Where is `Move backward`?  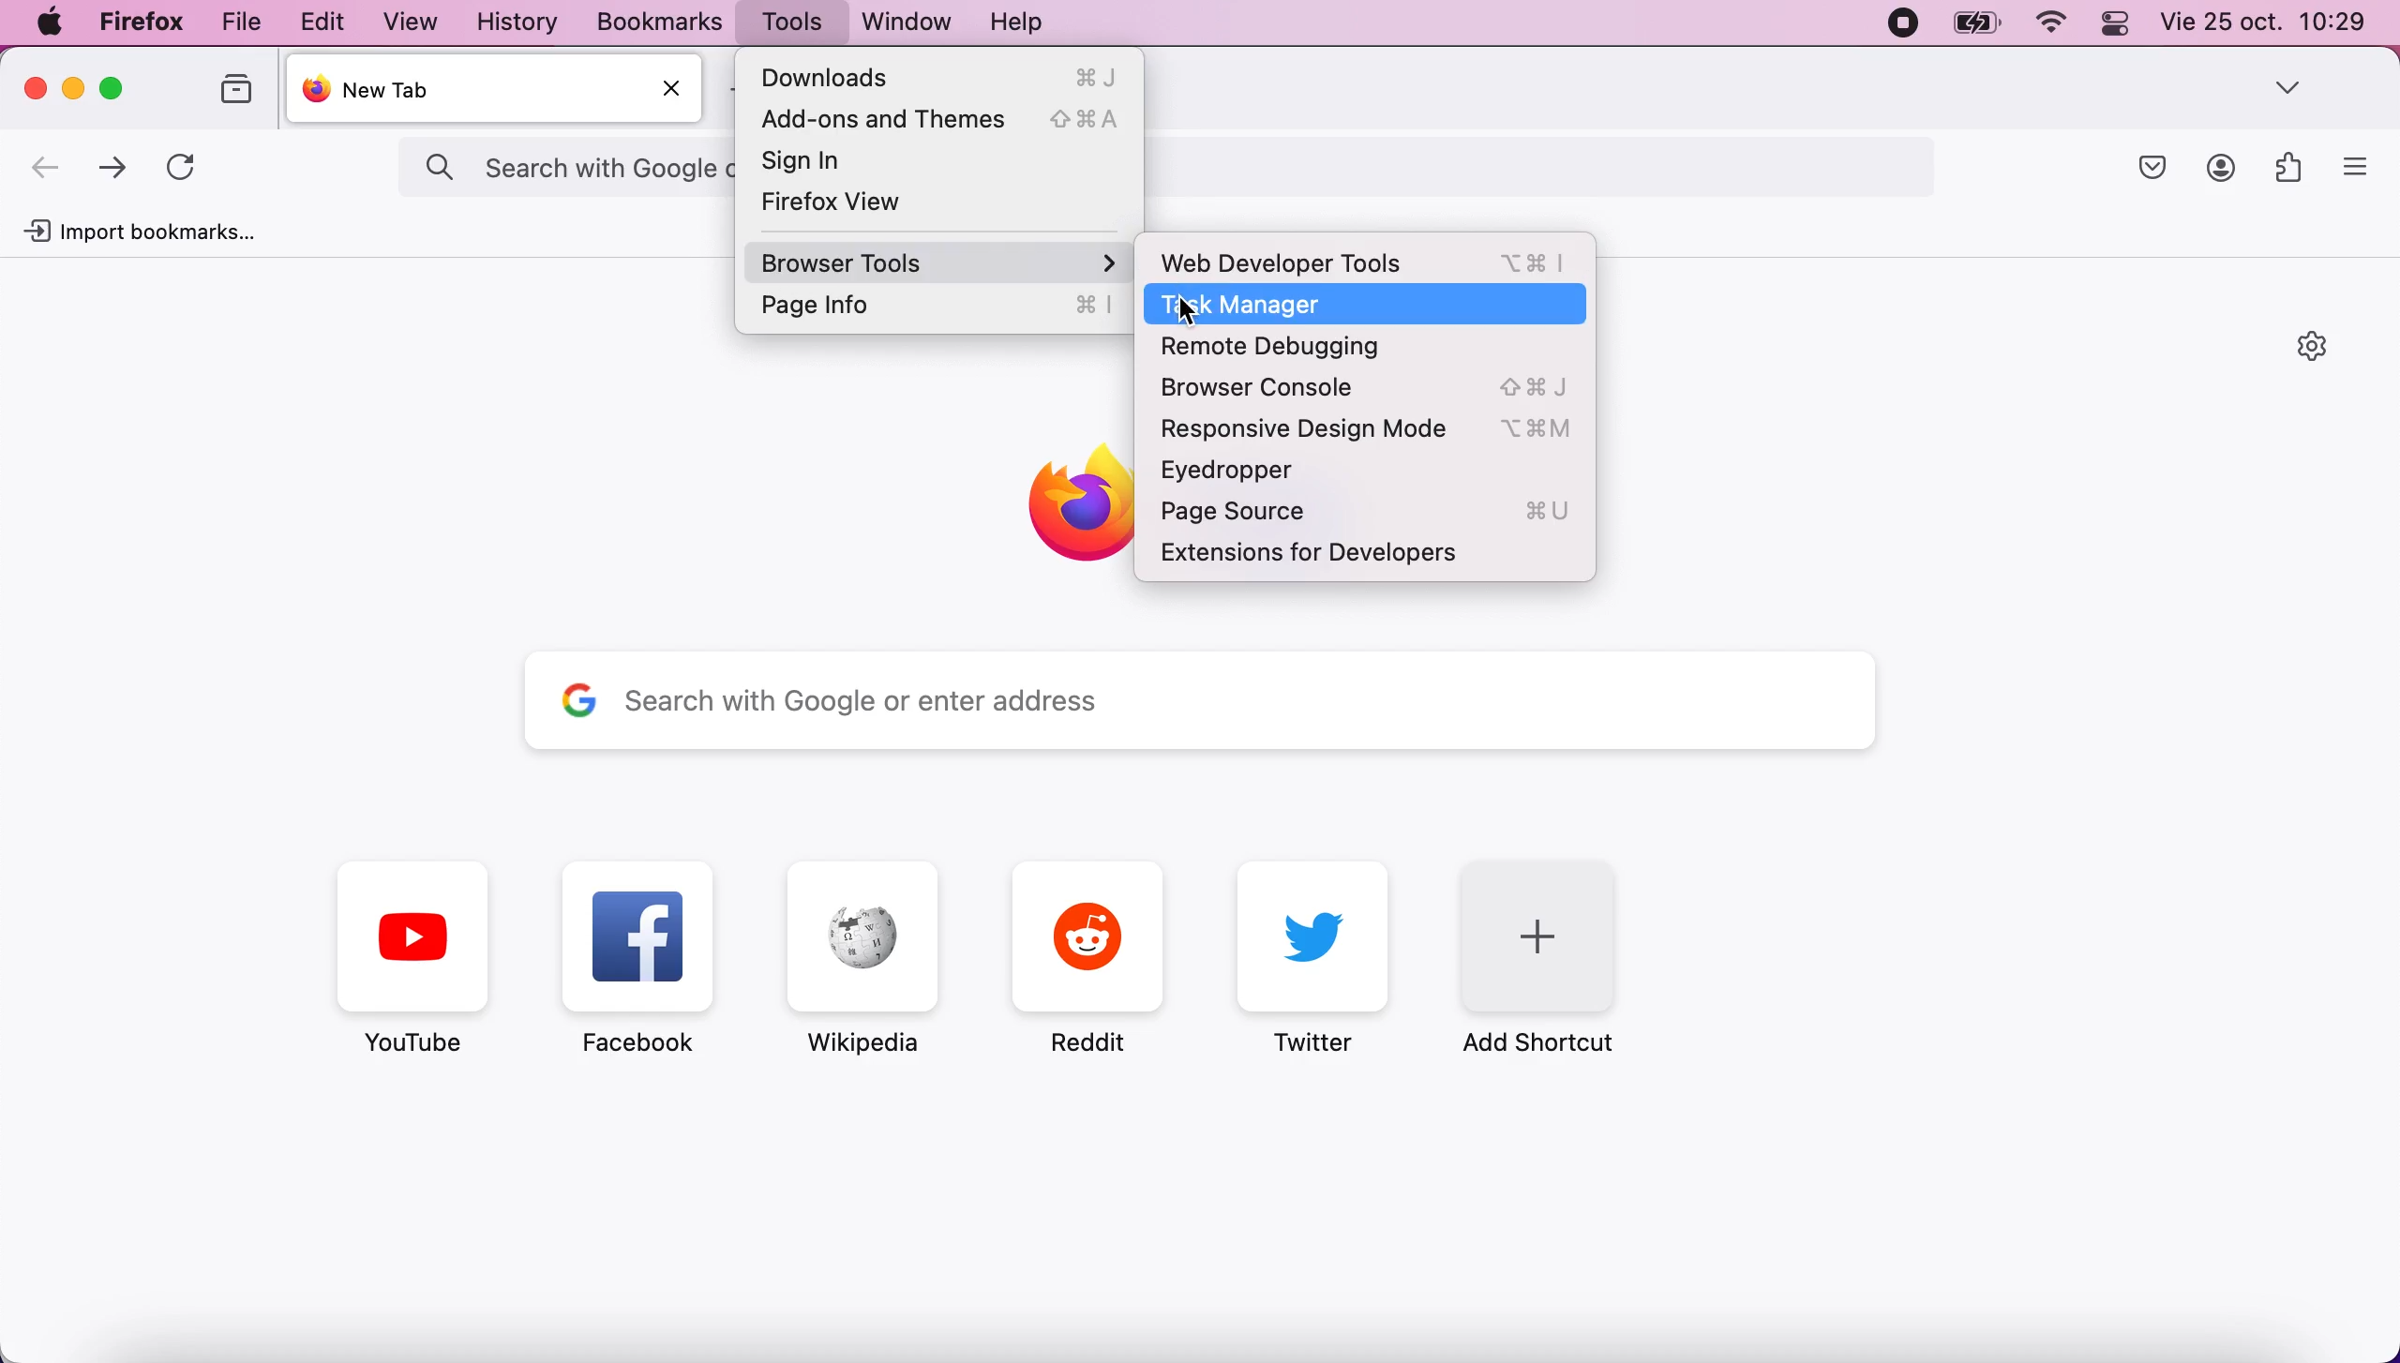
Move backward is located at coordinates (47, 170).